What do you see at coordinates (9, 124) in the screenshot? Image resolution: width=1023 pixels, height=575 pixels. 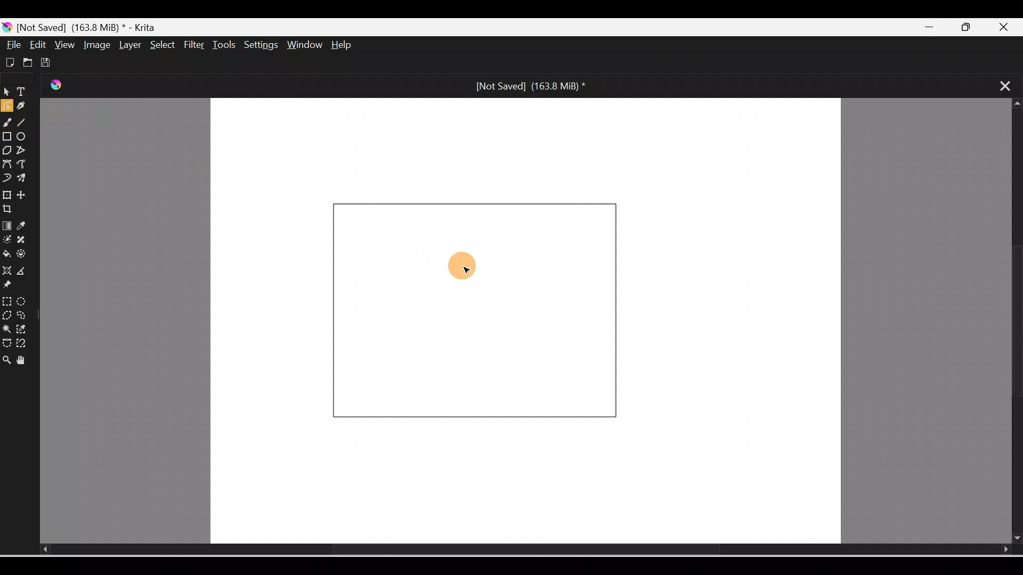 I see `Freehand brush tool` at bounding box center [9, 124].